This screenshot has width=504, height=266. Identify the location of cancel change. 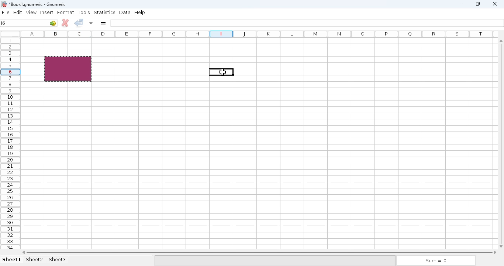
(65, 23).